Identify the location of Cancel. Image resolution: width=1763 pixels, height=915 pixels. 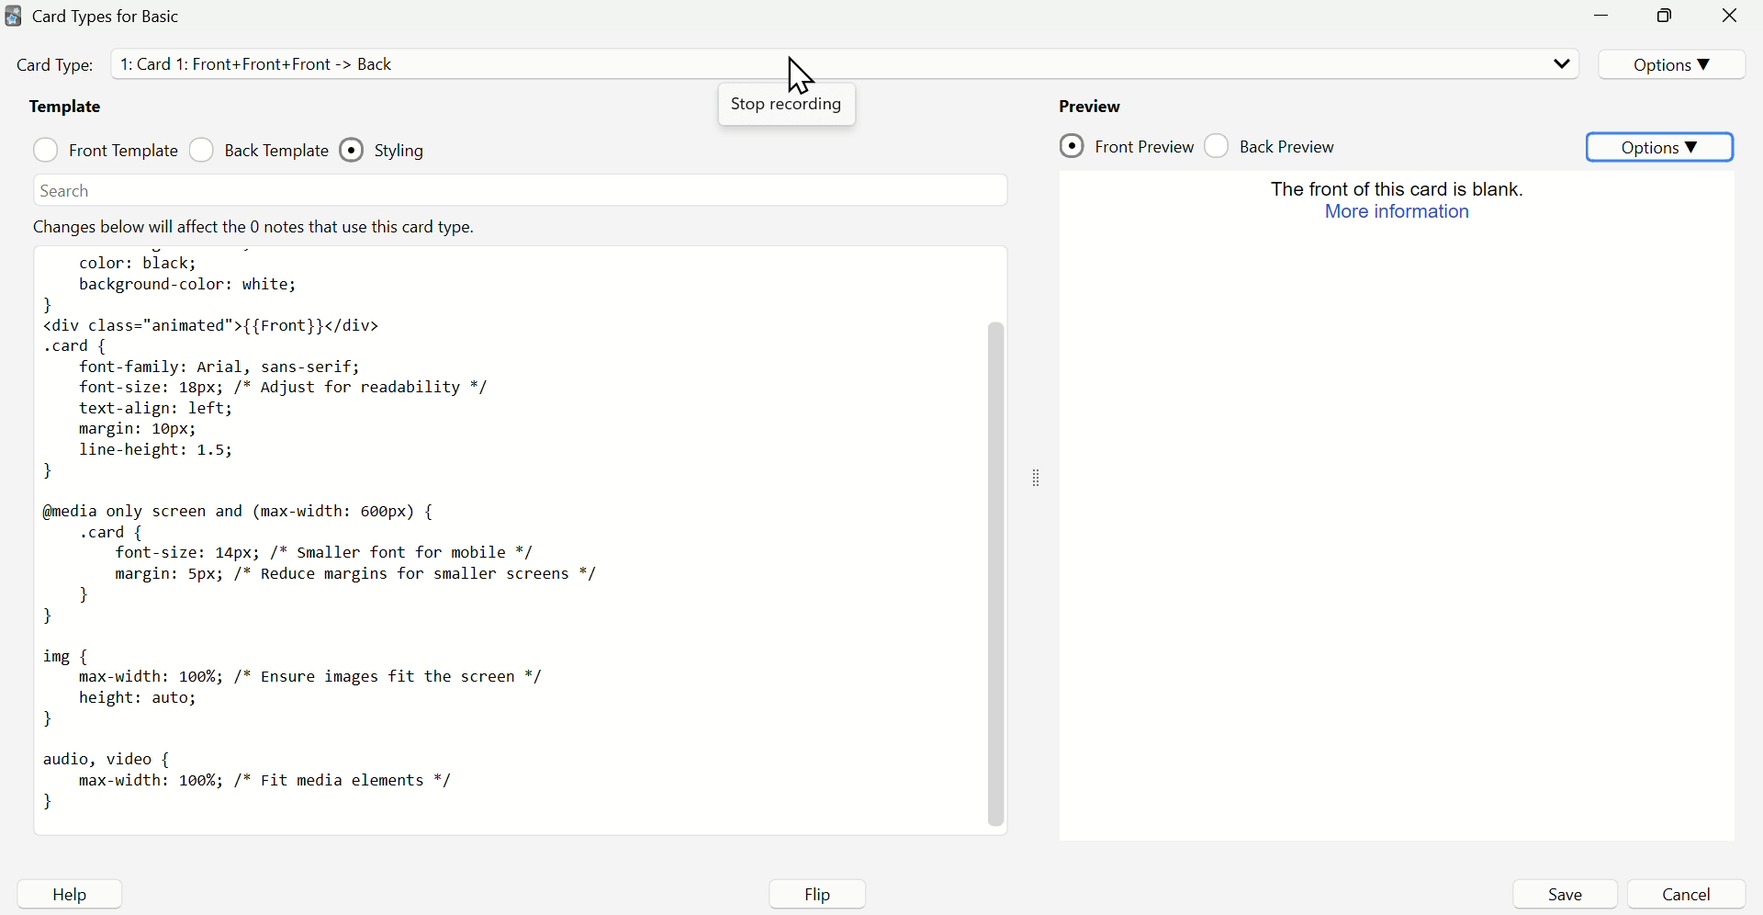
(1687, 894).